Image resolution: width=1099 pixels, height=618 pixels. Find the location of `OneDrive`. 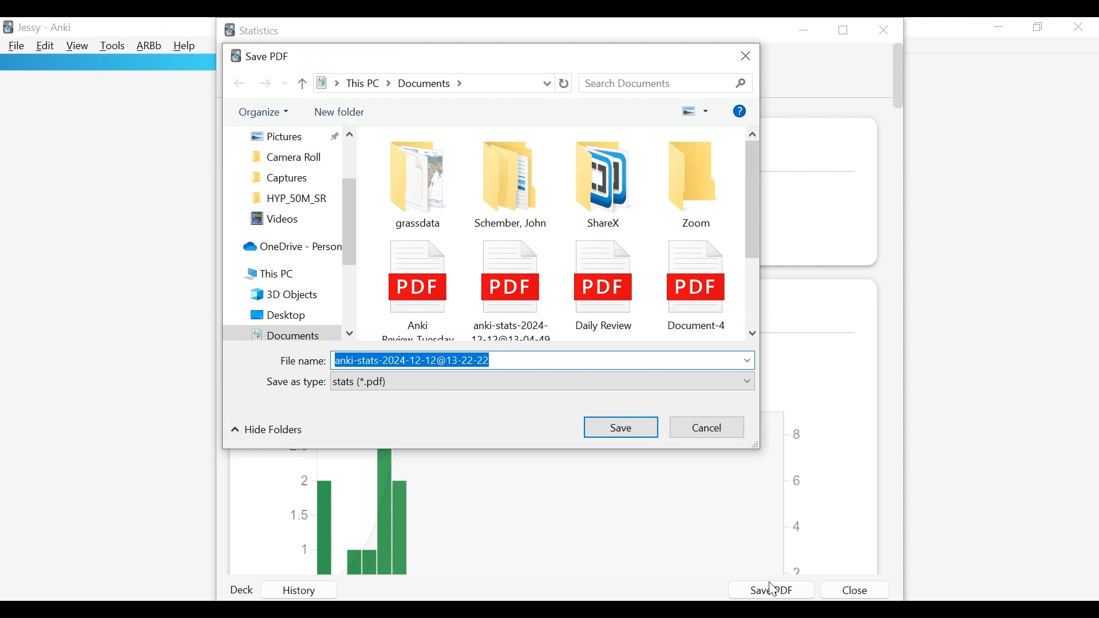

OneDrive is located at coordinates (290, 248).